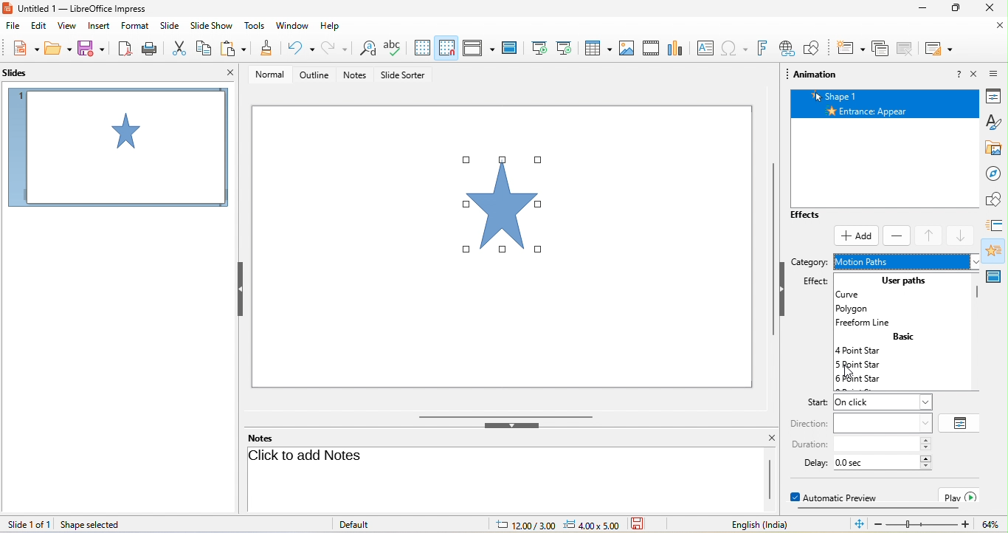 The image size is (1008, 533). Describe the element at coordinates (926, 440) in the screenshot. I see `increase duration` at that location.